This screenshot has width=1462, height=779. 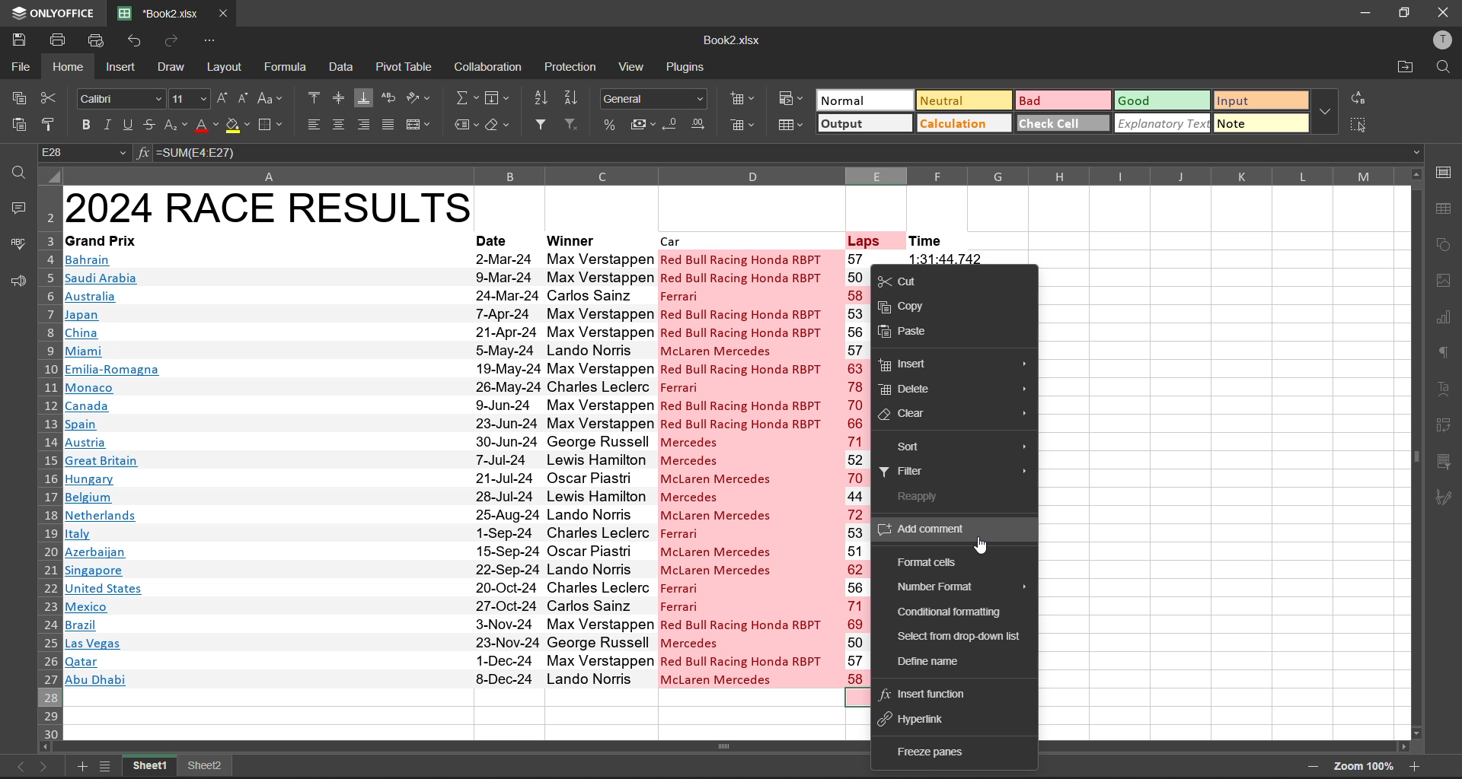 What do you see at coordinates (1444, 465) in the screenshot?
I see `slicer` at bounding box center [1444, 465].